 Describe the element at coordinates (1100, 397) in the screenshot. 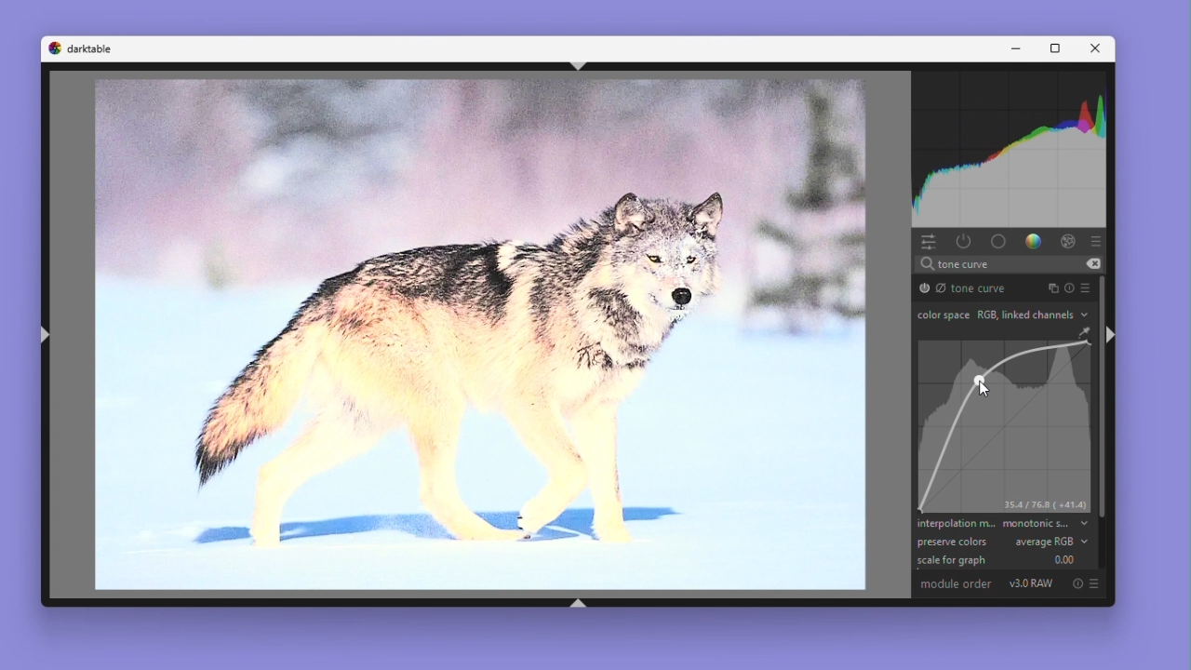

I see `Vertical scrollbar` at that location.